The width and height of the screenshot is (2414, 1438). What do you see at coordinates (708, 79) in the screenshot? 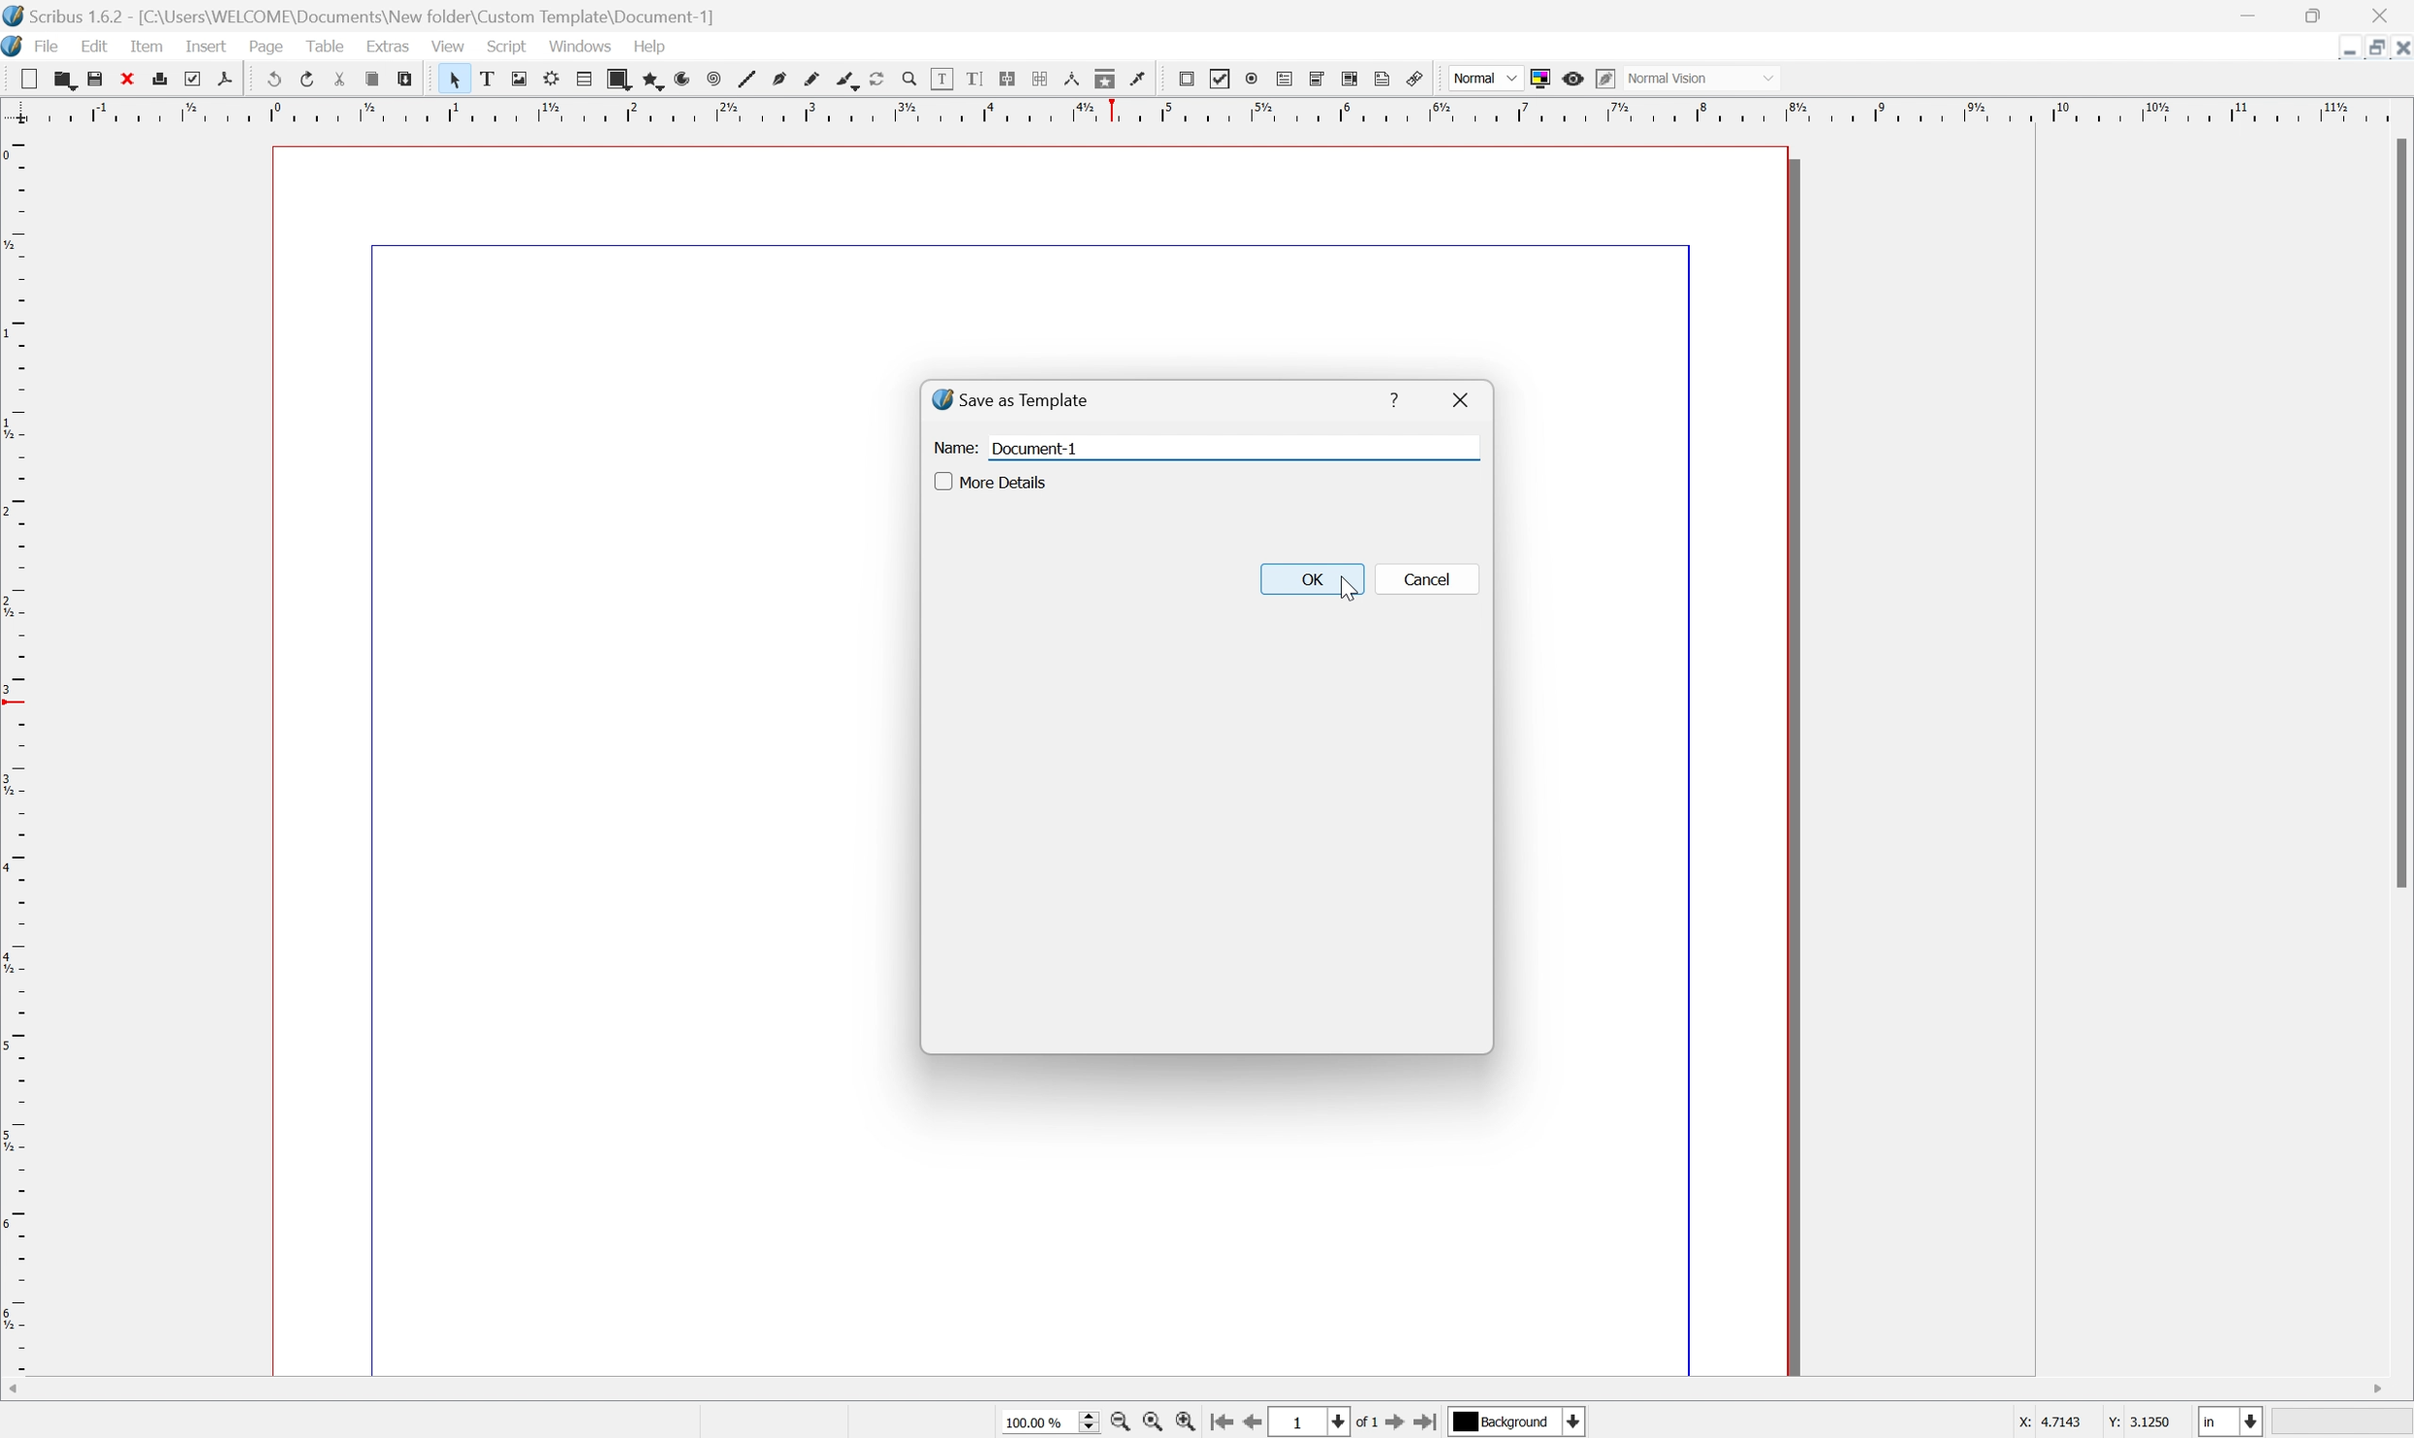
I see `spiral` at bounding box center [708, 79].